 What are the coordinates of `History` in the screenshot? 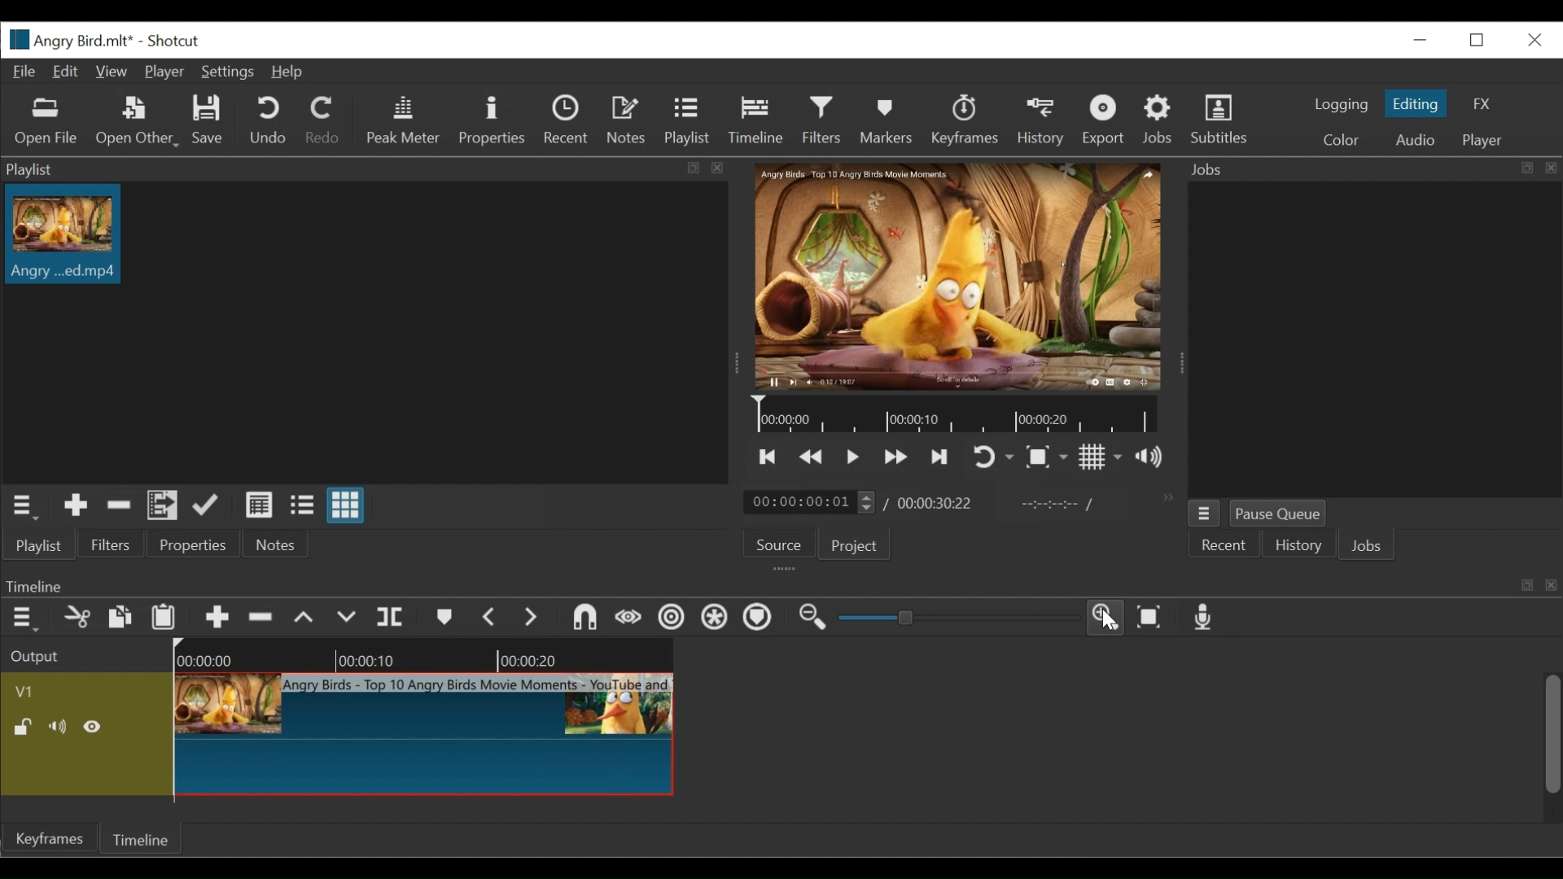 It's located at (1042, 121).